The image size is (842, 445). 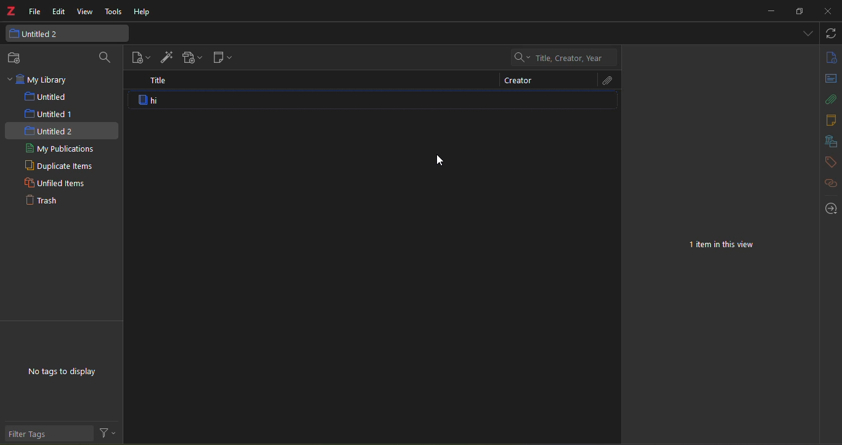 I want to click on filter tags, so click(x=49, y=433).